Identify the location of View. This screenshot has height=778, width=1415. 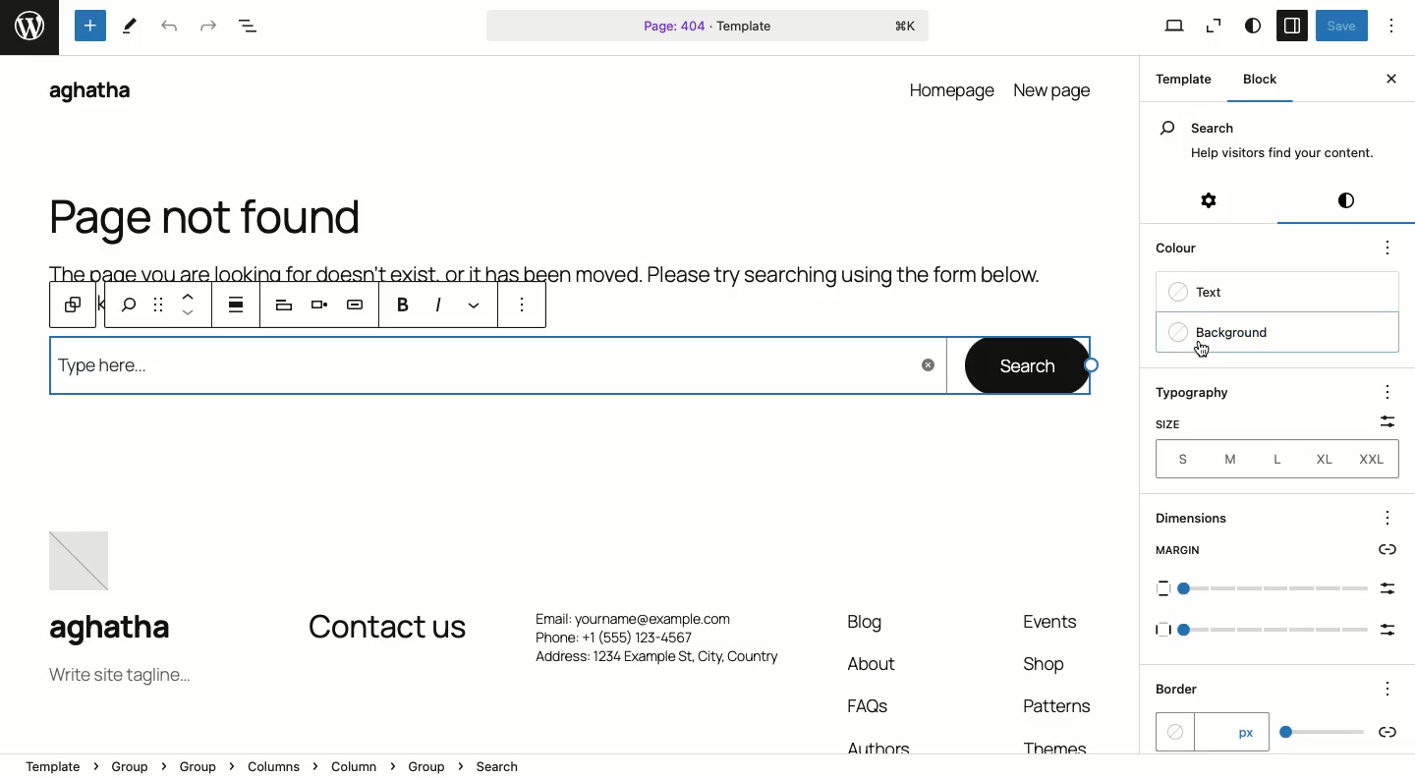
(1163, 25).